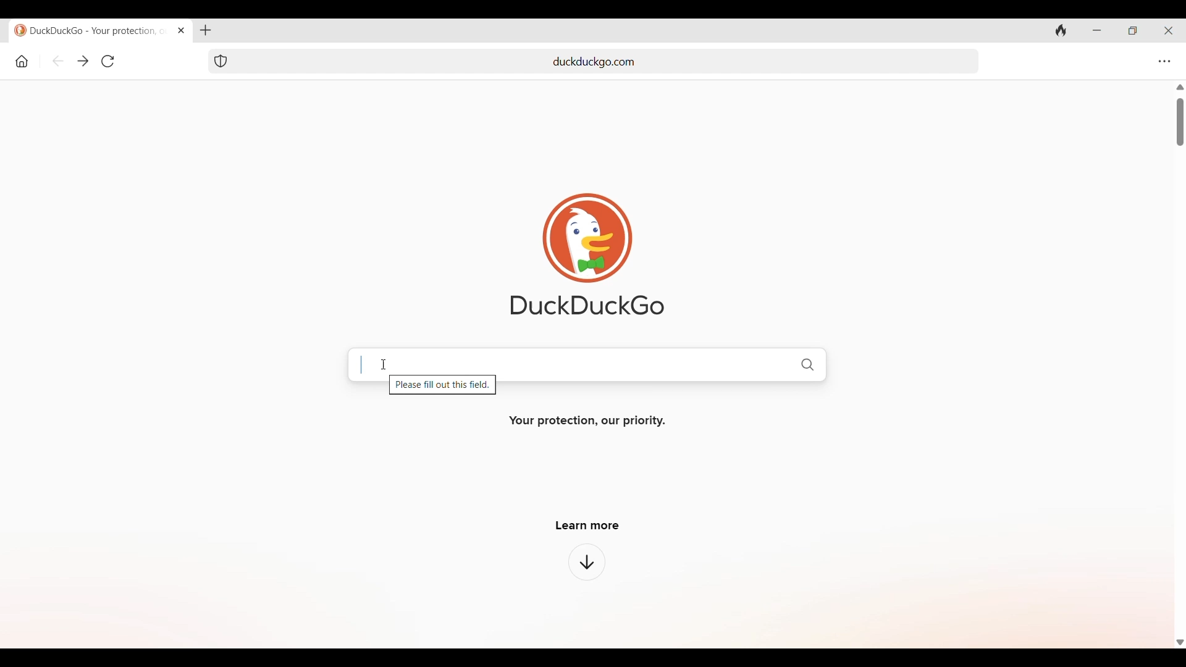  Describe the element at coordinates (382, 364) in the screenshot. I see `Cursor` at that location.